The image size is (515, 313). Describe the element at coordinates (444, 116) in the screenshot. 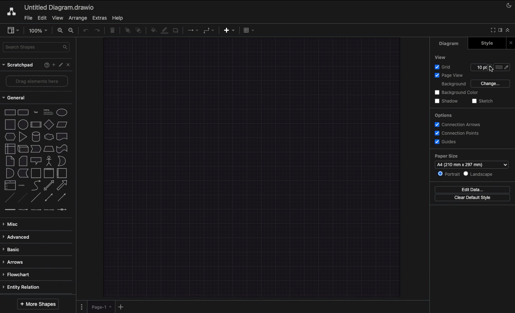

I see `Options` at that location.